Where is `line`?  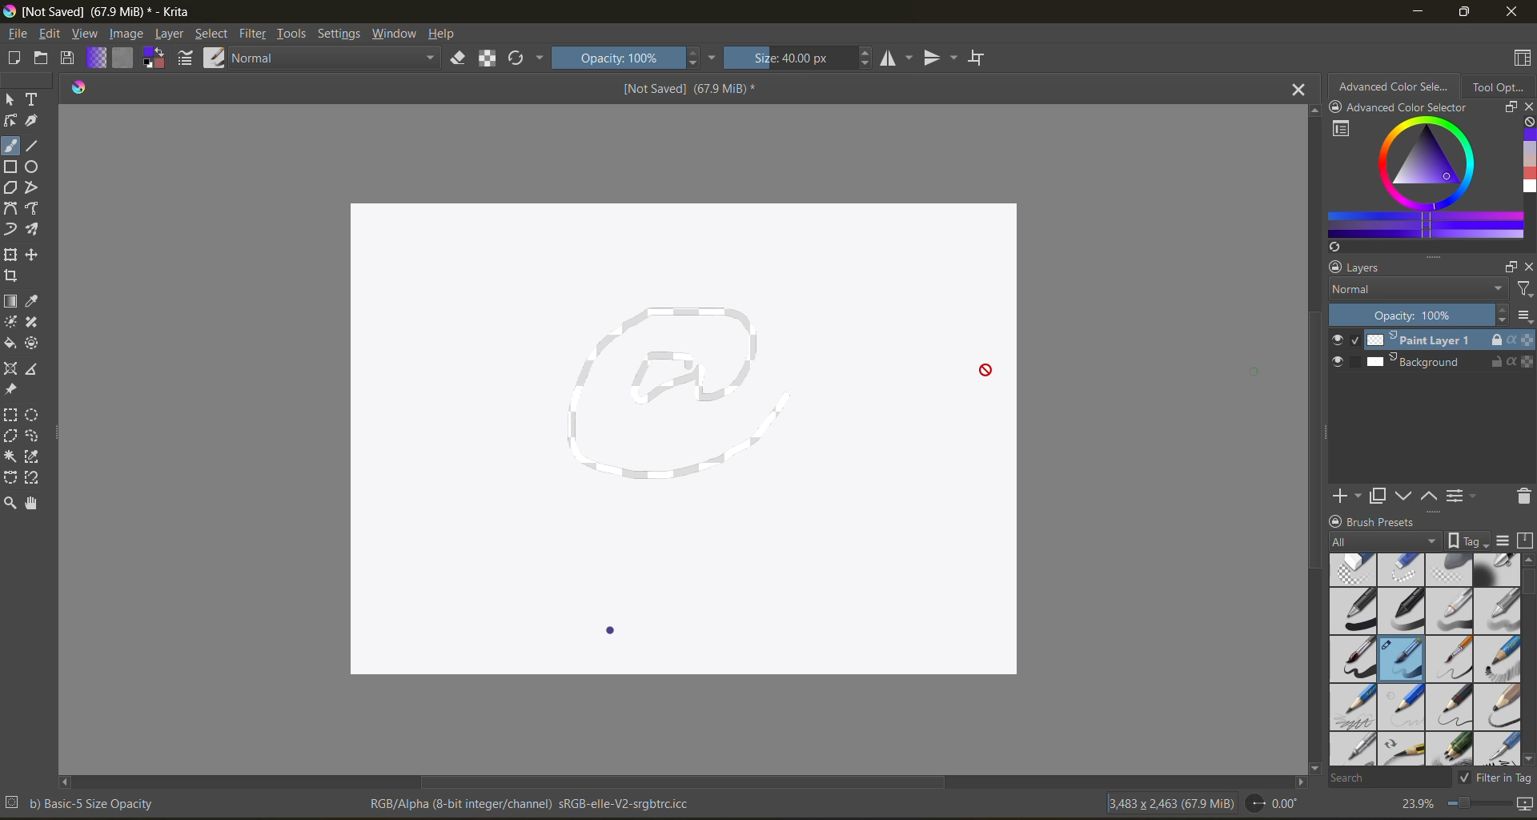
line is located at coordinates (34, 145).